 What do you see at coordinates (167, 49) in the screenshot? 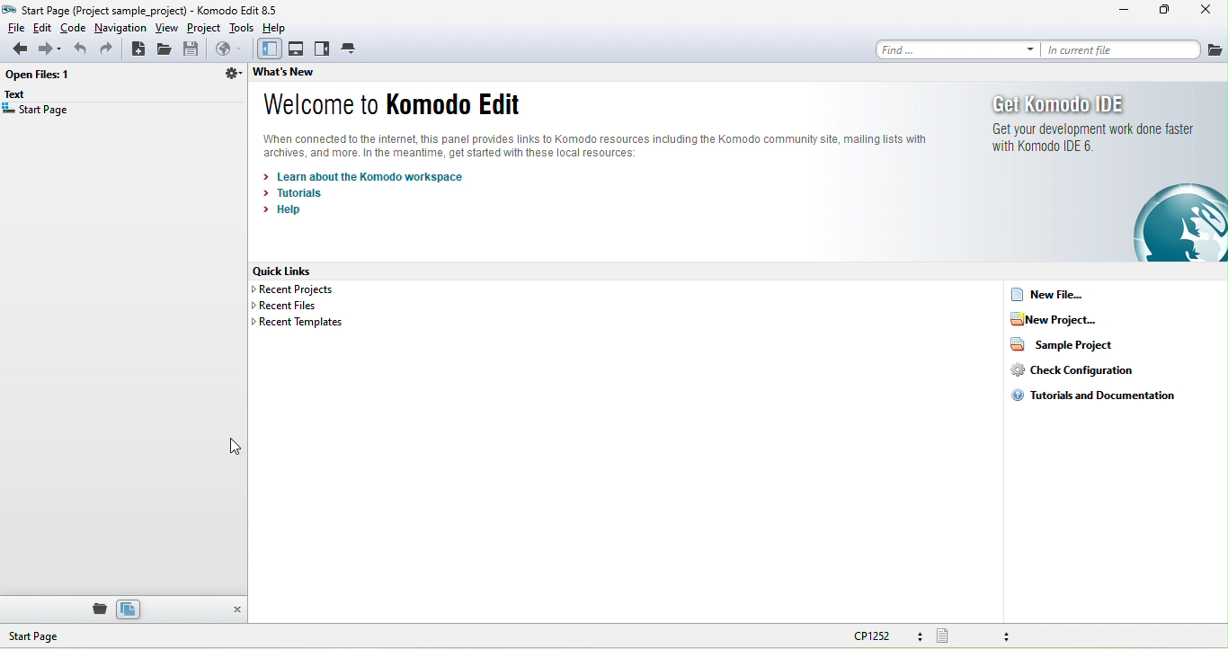
I see `open` at bounding box center [167, 49].